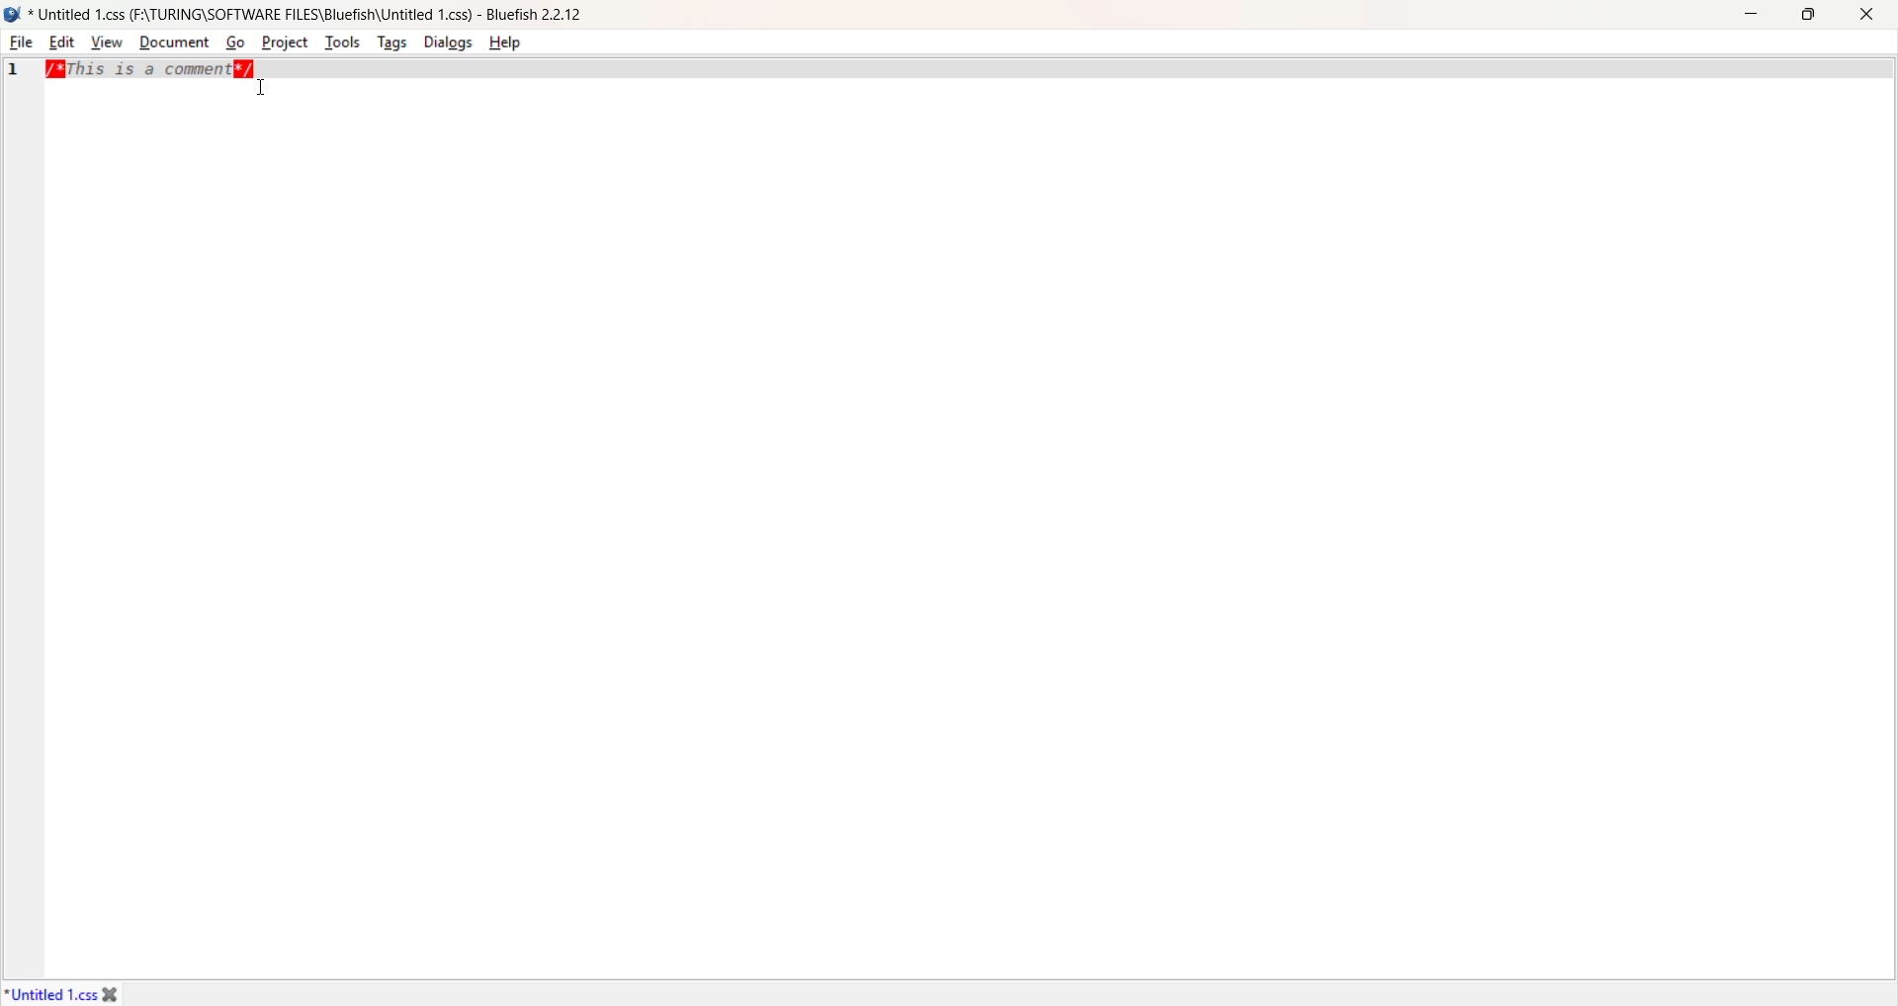 The width and height of the screenshot is (1898, 1006). I want to click on Edit, so click(59, 42).